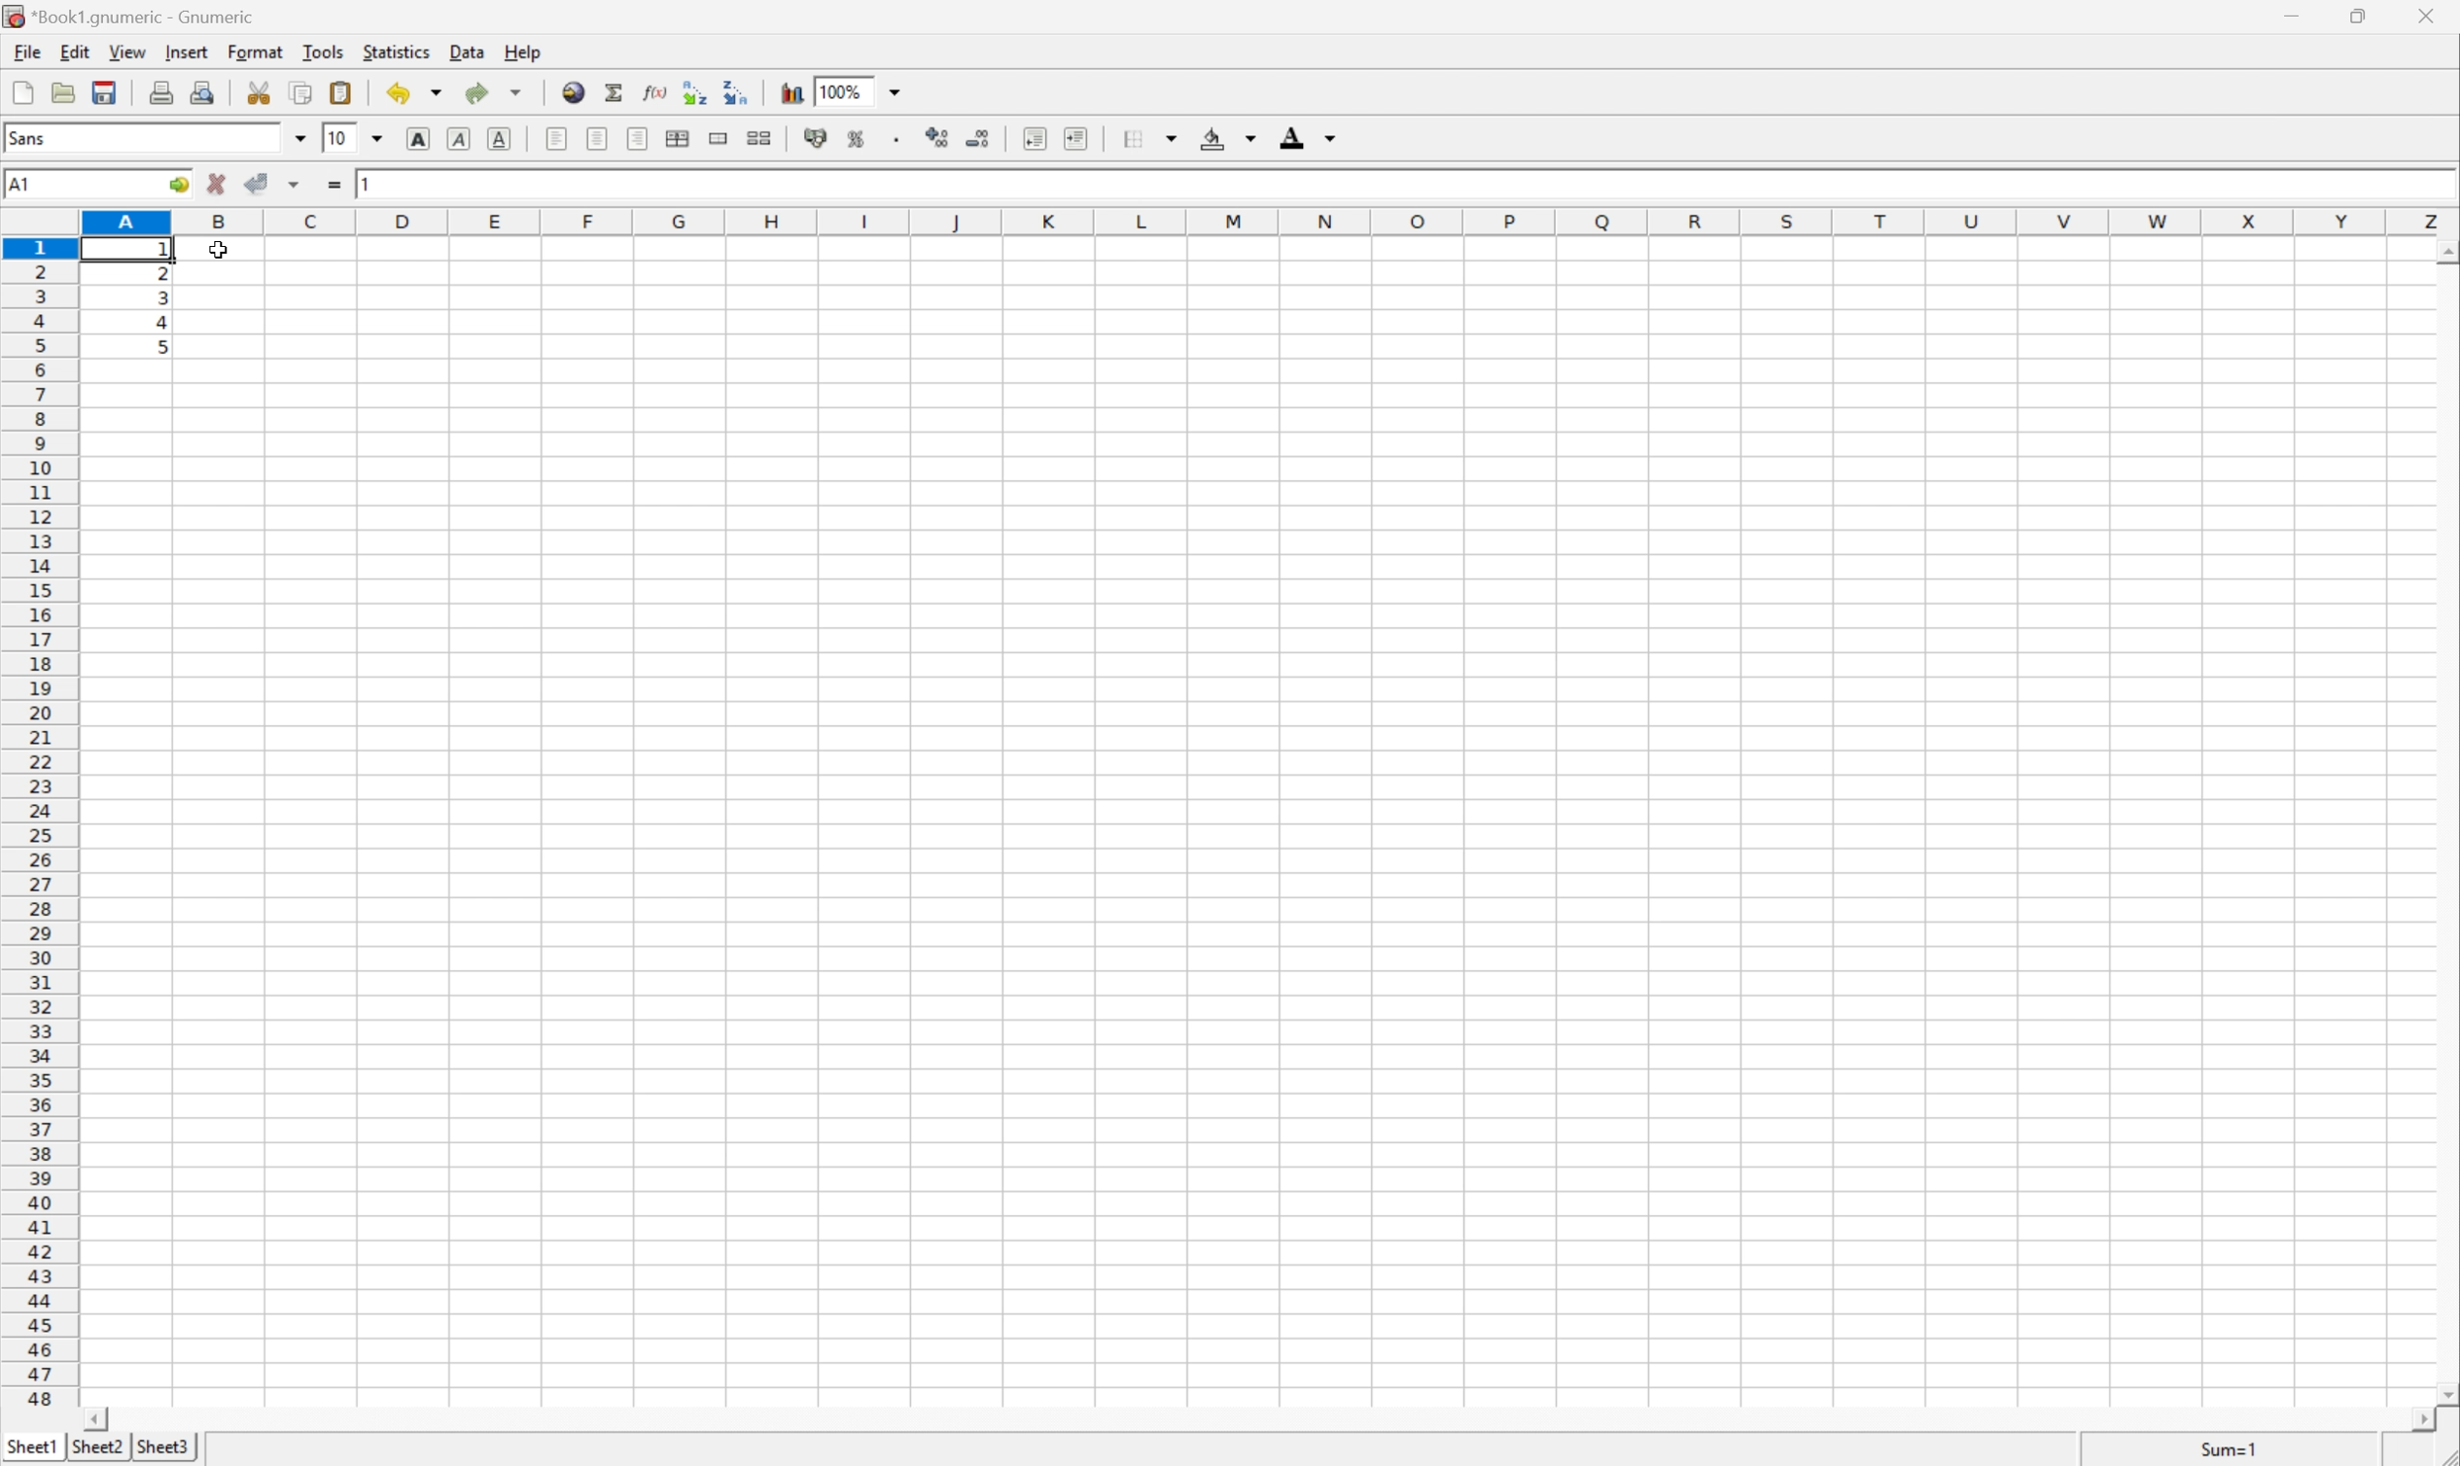 This screenshot has width=2460, height=1466. What do you see at coordinates (127, 51) in the screenshot?
I see `View` at bounding box center [127, 51].